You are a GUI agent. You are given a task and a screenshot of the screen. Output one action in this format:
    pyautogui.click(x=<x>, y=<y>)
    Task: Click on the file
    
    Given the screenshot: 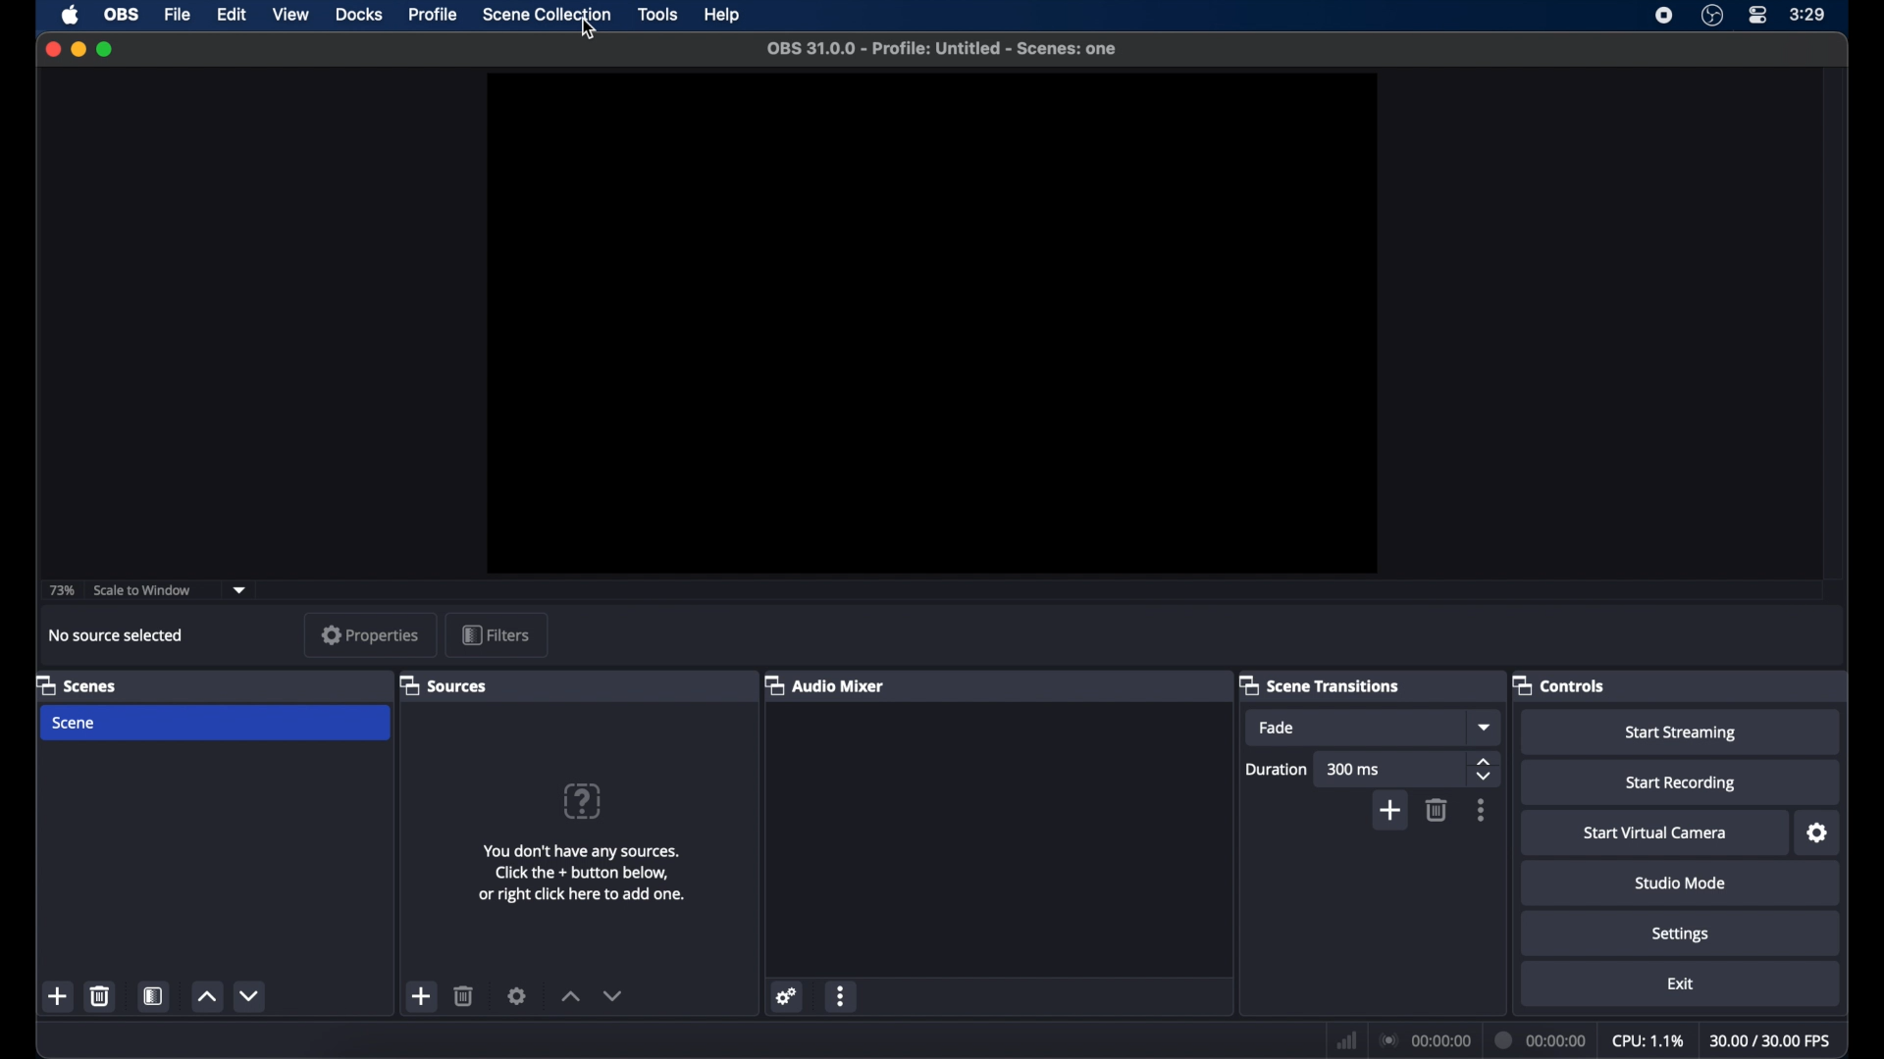 What is the action you would take?
    pyautogui.click(x=177, y=14)
    